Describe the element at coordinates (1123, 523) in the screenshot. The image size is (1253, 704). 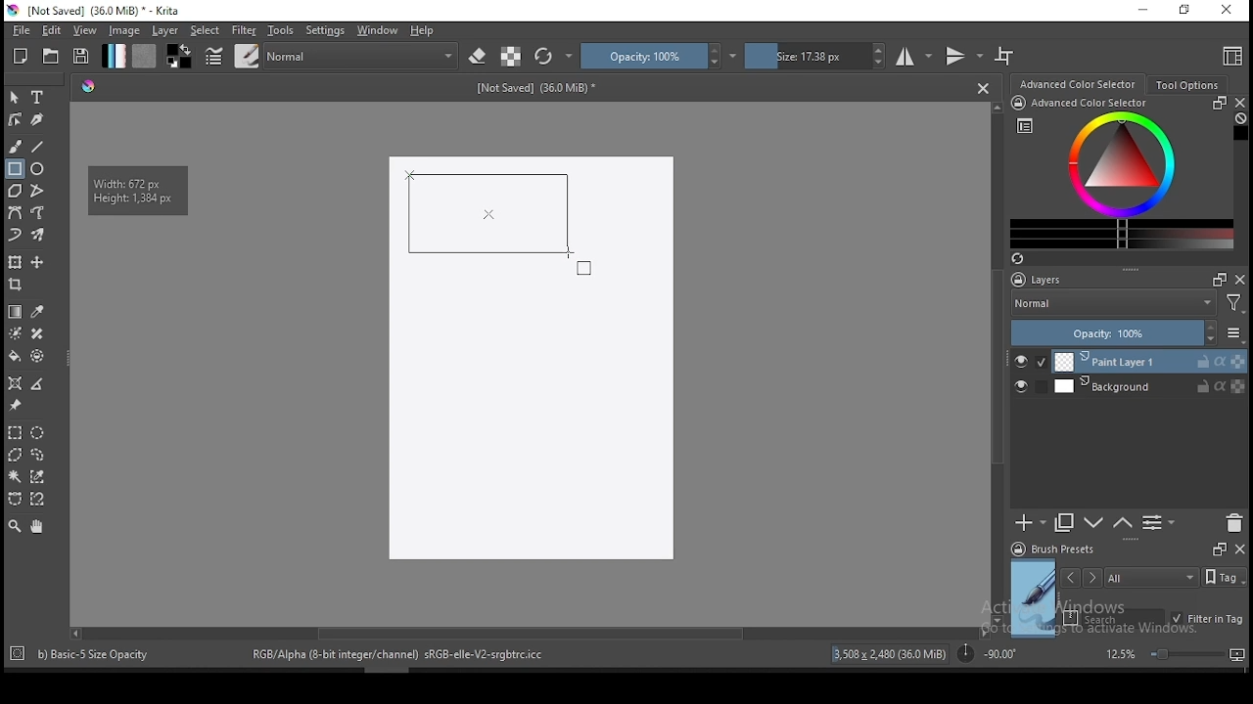
I see `move layer one step down` at that location.